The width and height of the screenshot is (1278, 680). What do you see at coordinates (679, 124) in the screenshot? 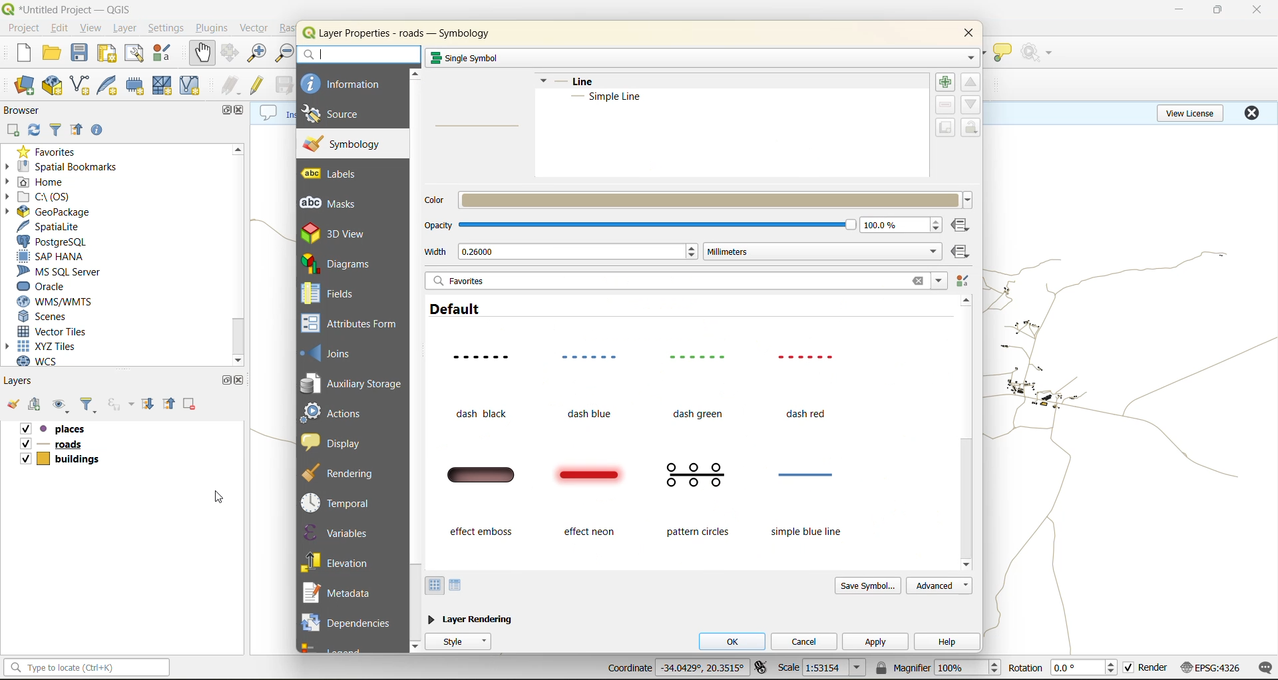
I see `layer metadata` at bounding box center [679, 124].